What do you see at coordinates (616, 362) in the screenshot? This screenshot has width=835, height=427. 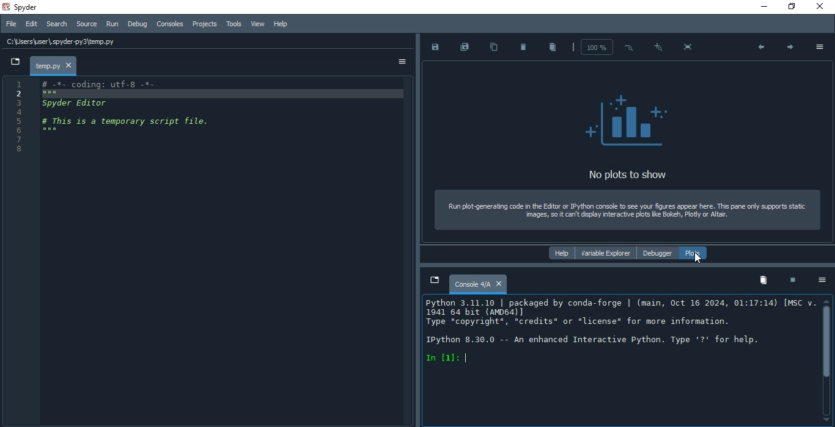 I see `ipython console pane` at bounding box center [616, 362].